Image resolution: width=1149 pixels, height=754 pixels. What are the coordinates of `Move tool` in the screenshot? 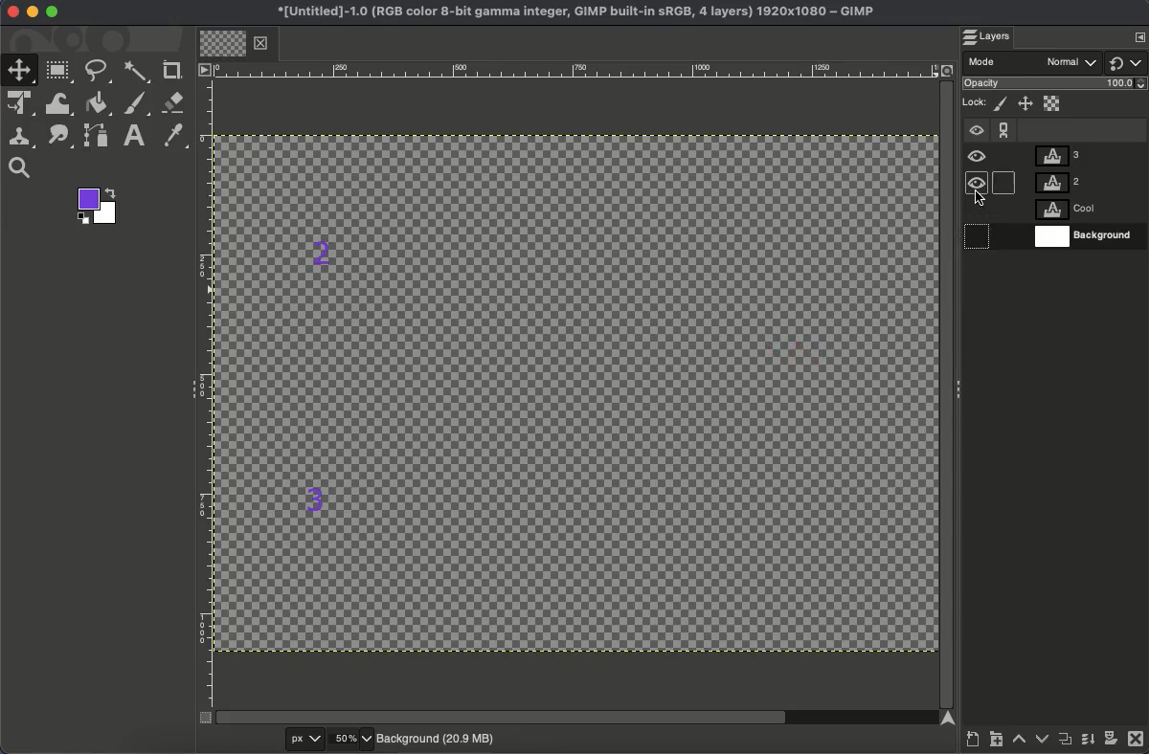 It's located at (20, 69).